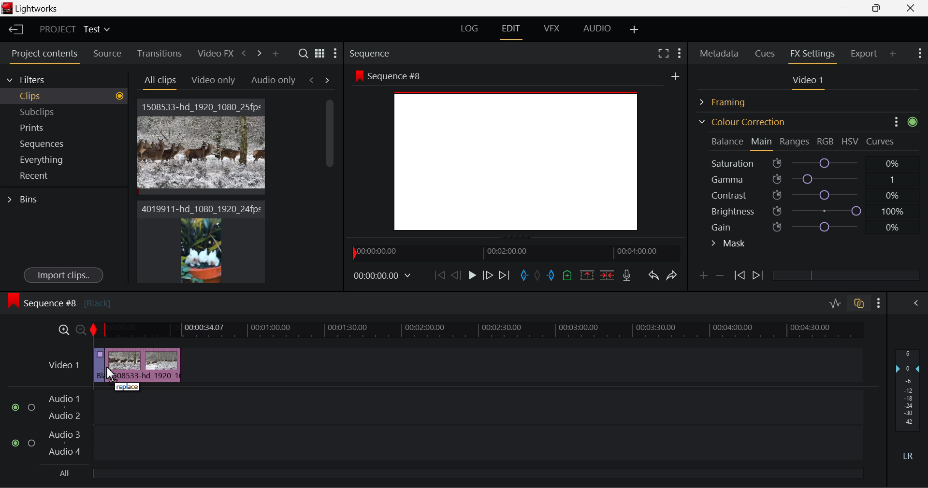 The width and height of the screenshot is (928, 488). I want to click on Toggle audio track sync, so click(859, 302).